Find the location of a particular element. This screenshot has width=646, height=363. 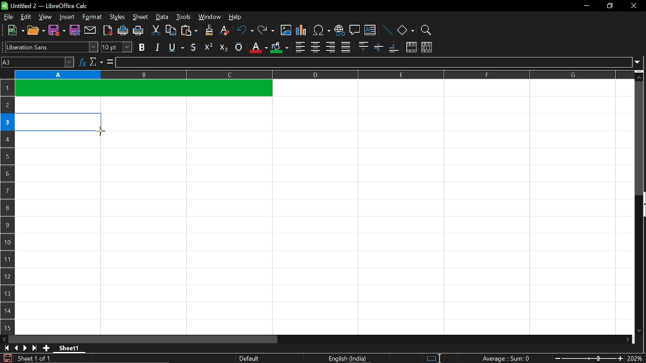

export as pdf is located at coordinates (106, 30).